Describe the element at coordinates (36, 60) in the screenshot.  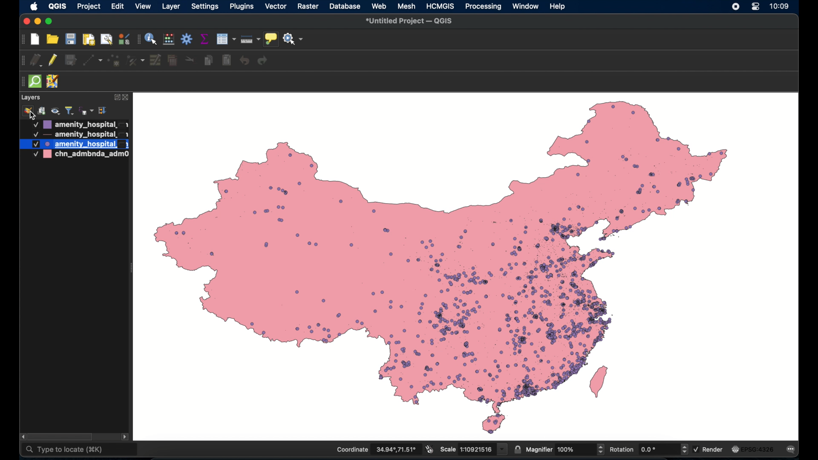
I see `current edits` at that location.